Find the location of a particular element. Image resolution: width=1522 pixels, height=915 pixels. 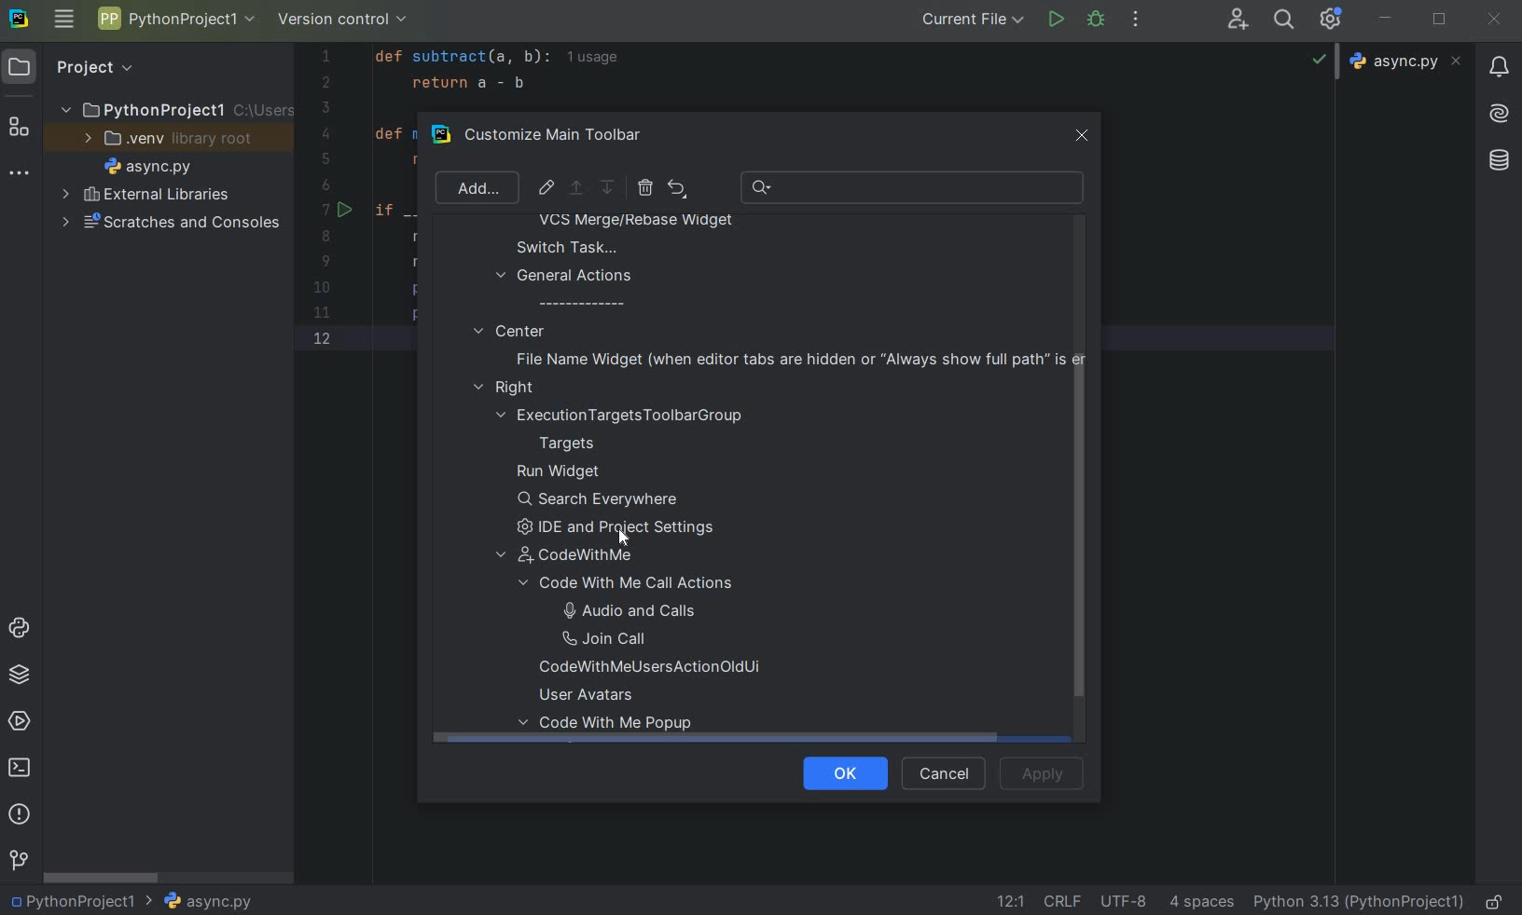

CURRENT FILE is located at coordinates (973, 19).